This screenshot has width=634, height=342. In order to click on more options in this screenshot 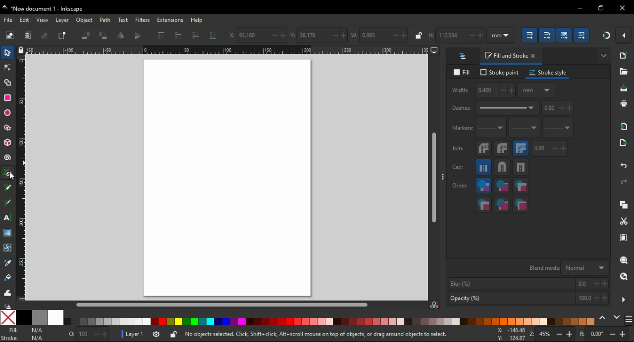, I will do `click(604, 55)`.